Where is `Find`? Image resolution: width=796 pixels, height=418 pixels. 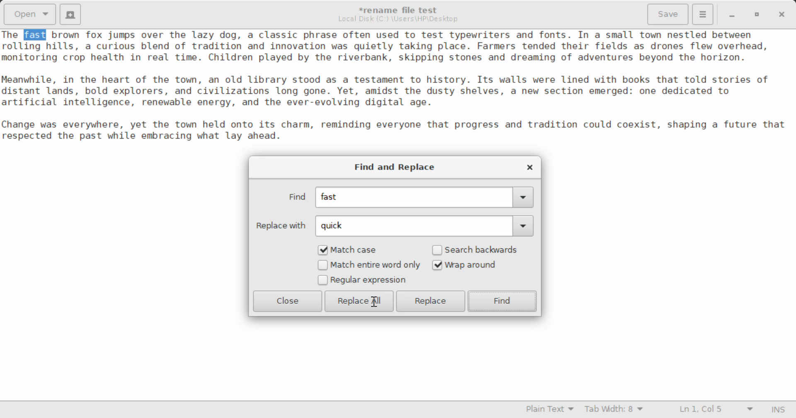
Find is located at coordinates (503, 301).